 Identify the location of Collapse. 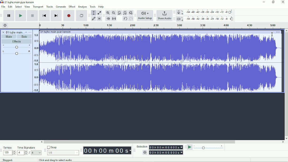
(27, 32).